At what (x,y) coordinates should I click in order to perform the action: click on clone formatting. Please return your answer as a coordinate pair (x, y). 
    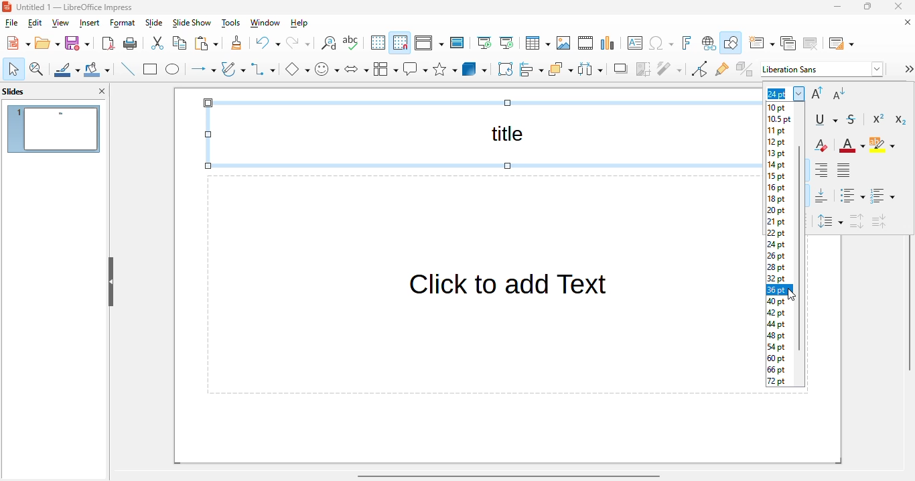
    Looking at the image, I should click on (236, 43).